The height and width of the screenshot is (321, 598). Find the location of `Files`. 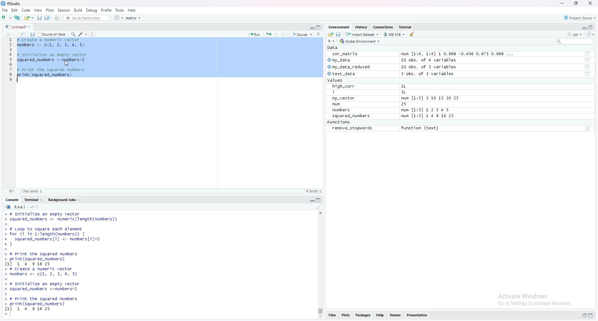

Files is located at coordinates (332, 316).